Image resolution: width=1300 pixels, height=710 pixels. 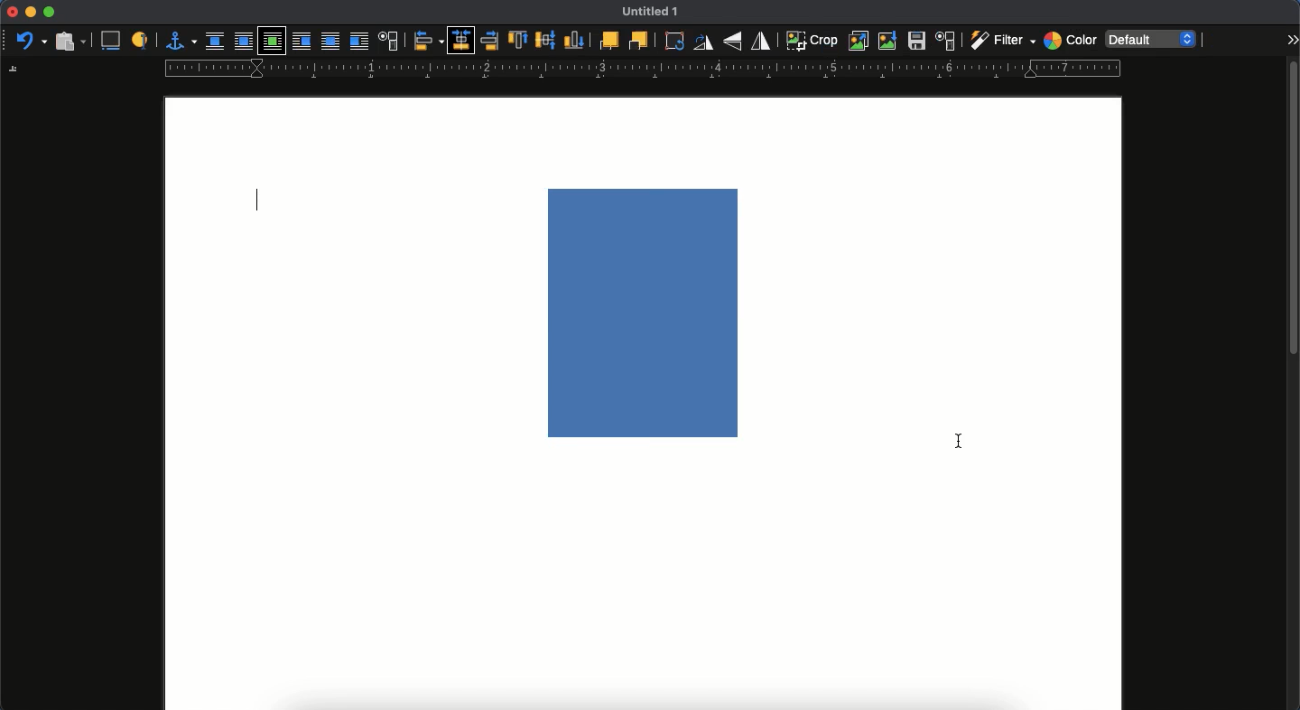 I want to click on untitled 1, so click(x=651, y=11).